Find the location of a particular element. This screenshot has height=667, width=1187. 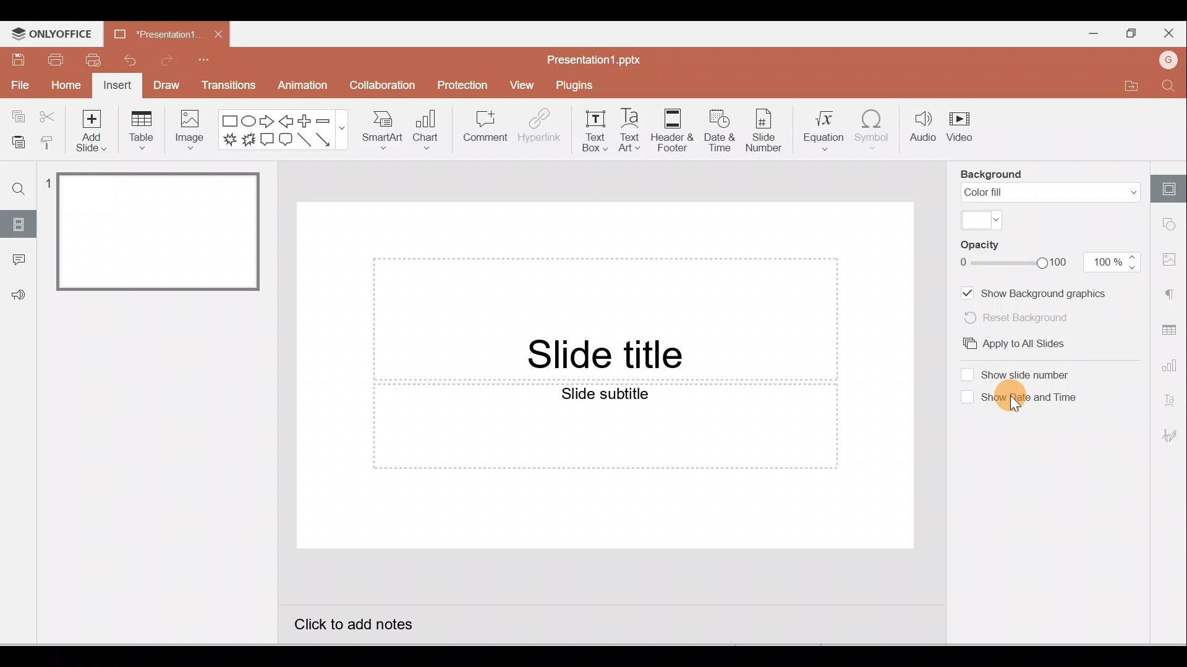

Animation is located at coordinates (300, 85).